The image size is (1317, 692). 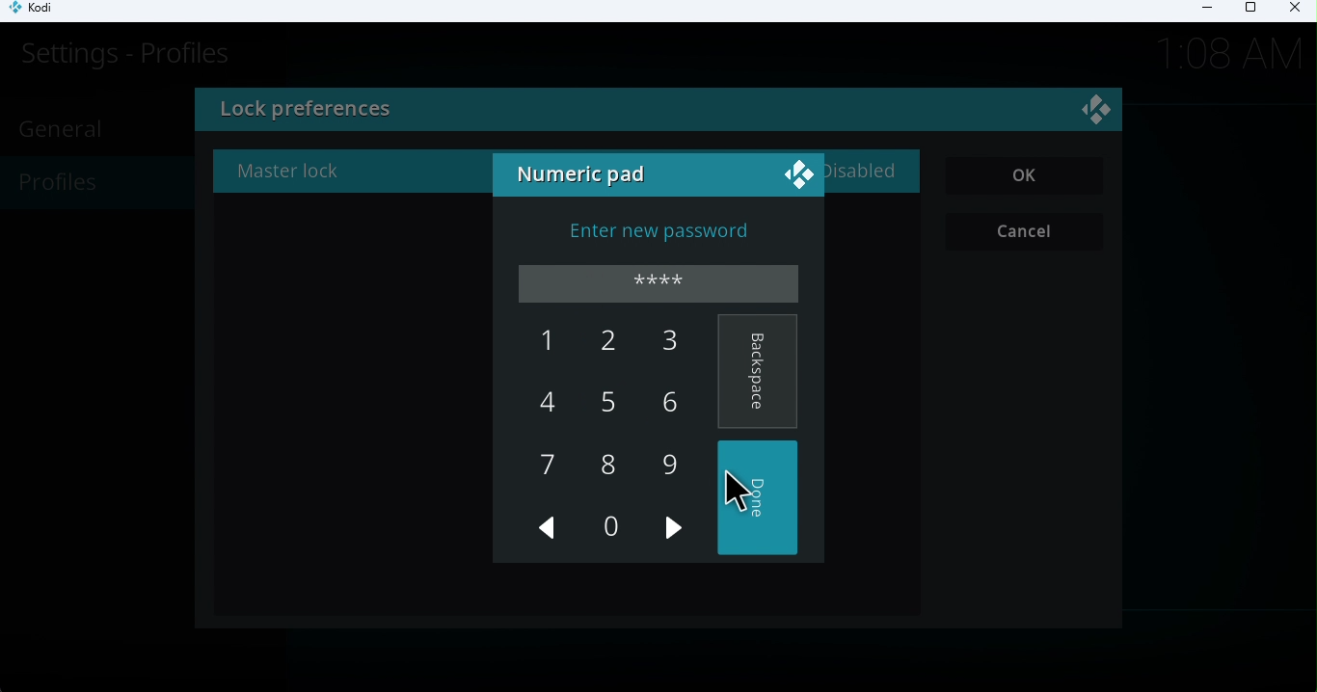 I want to click on Numeric pad, so click(x=585, y=176).